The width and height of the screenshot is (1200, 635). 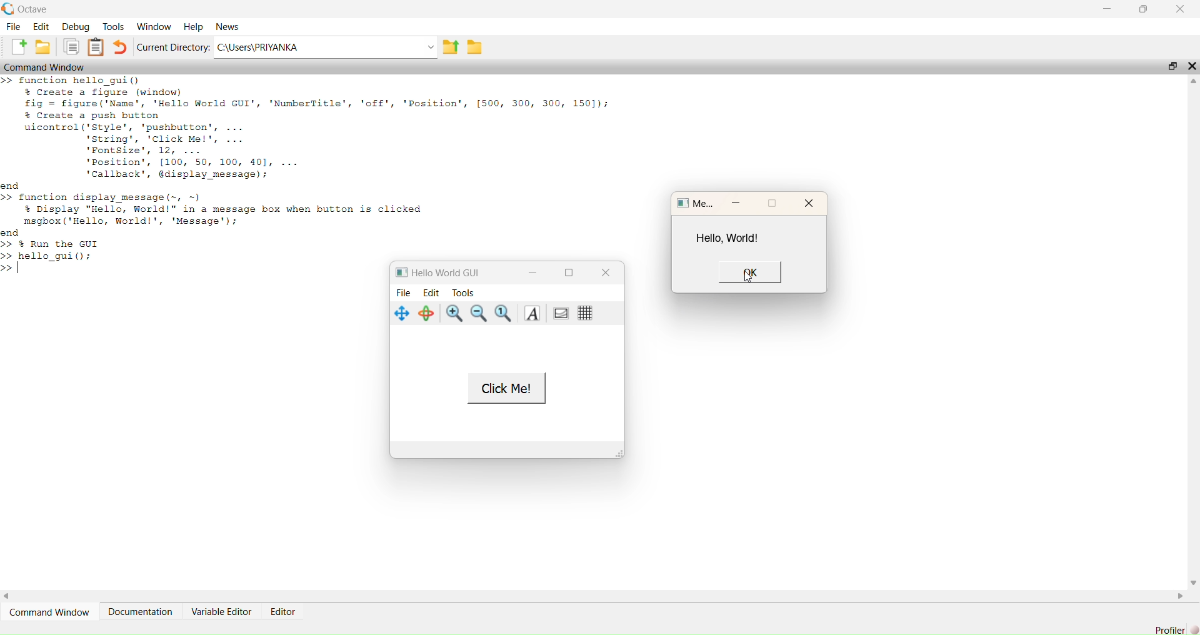 What do you see at coordinates (426, 314) in the screenshot?
I see `rotate` at bounding box center [426, 314].